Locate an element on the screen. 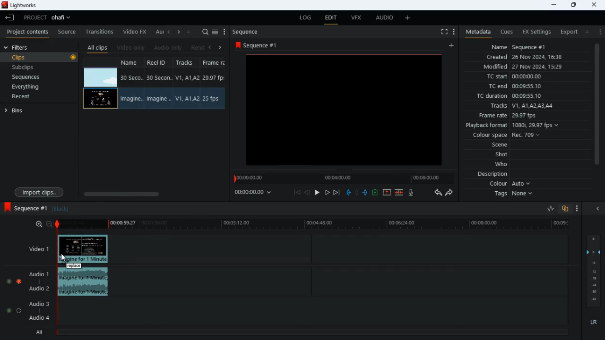  Toggle is located at coordinates (19, 280).